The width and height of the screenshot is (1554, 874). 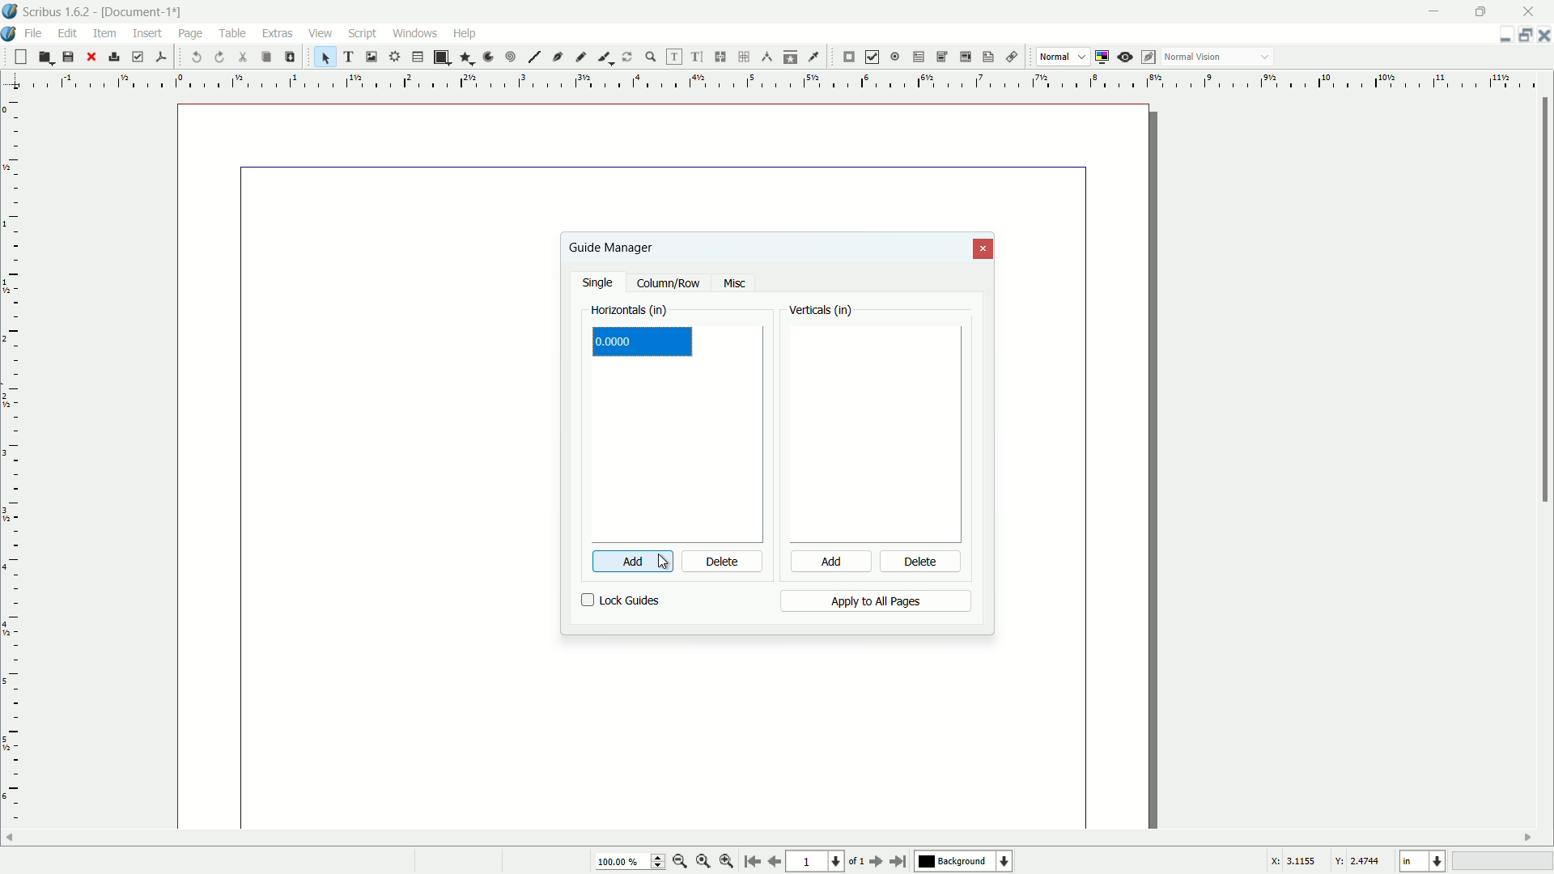 I want to click on preflight verifier, so click(x=138, y=57).